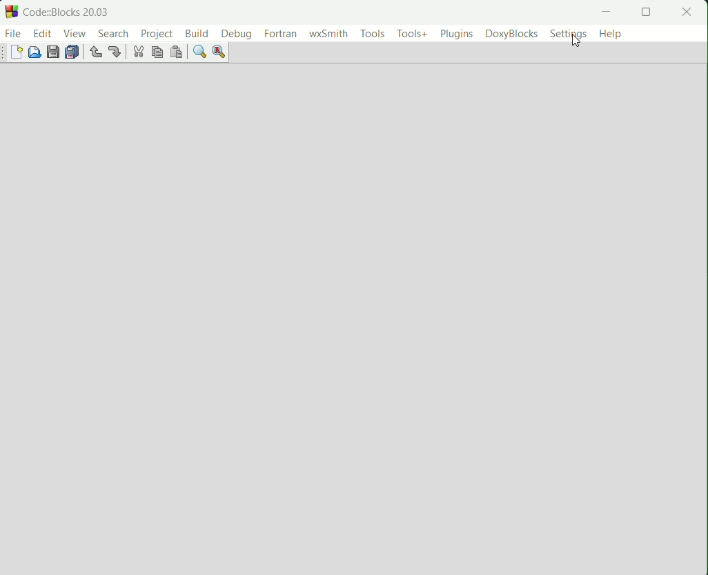 The width and height of the screenshot is (708, 575). Describe the element at coordinates (411, 34) in the screenshot. I see `tools+` at that location.